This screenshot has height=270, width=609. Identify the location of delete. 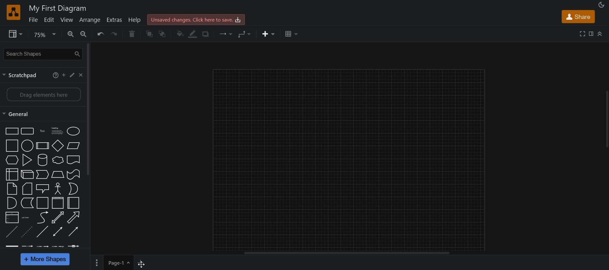
(132, 34).